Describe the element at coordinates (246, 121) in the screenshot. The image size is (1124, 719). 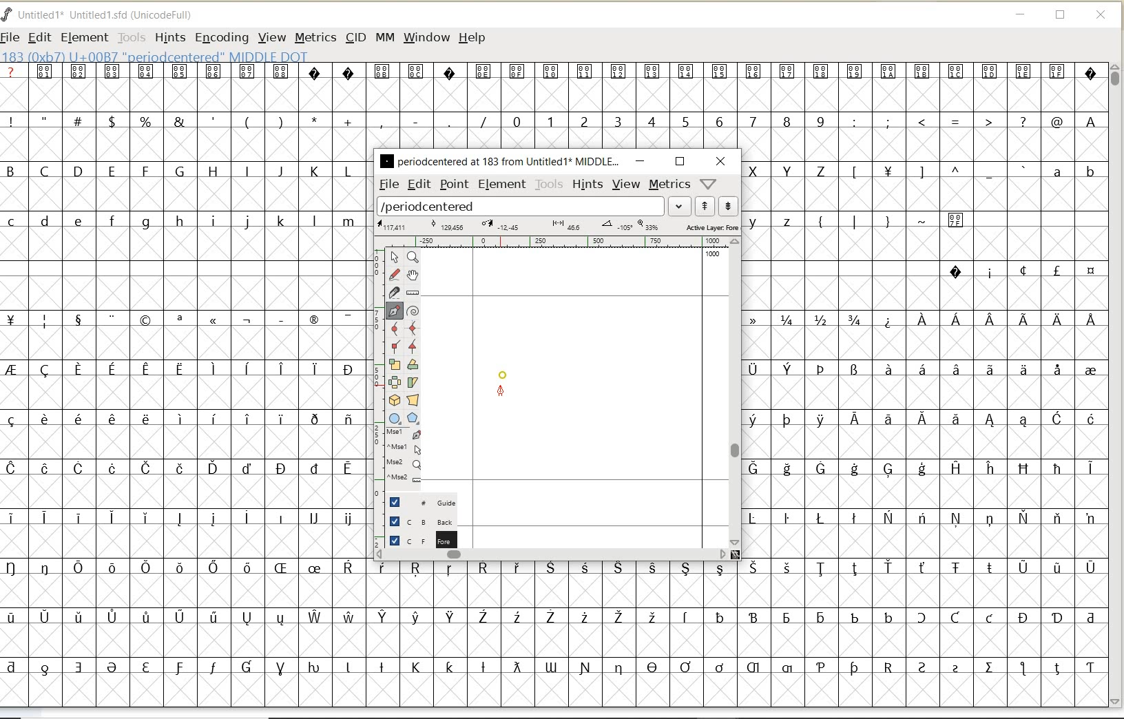
I see `special characters` at that location.